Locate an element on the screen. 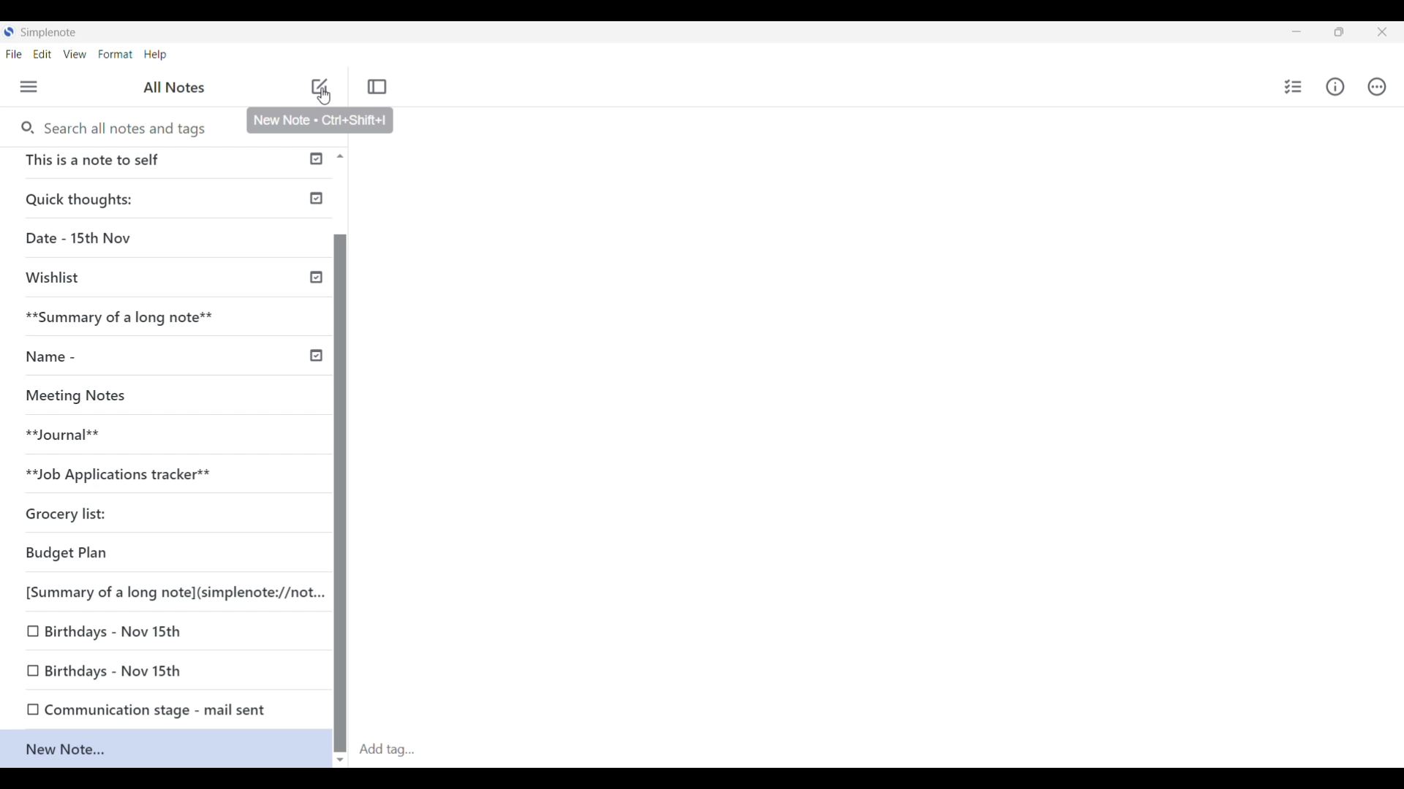  Wishlist is located at coordinates (121, 275).